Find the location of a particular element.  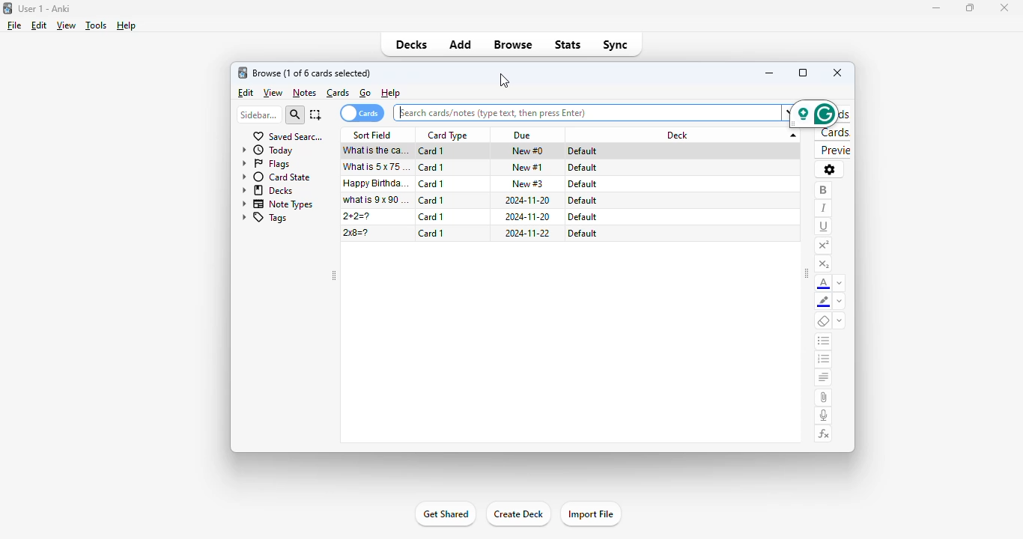

file is located at coordinates (15, 25).